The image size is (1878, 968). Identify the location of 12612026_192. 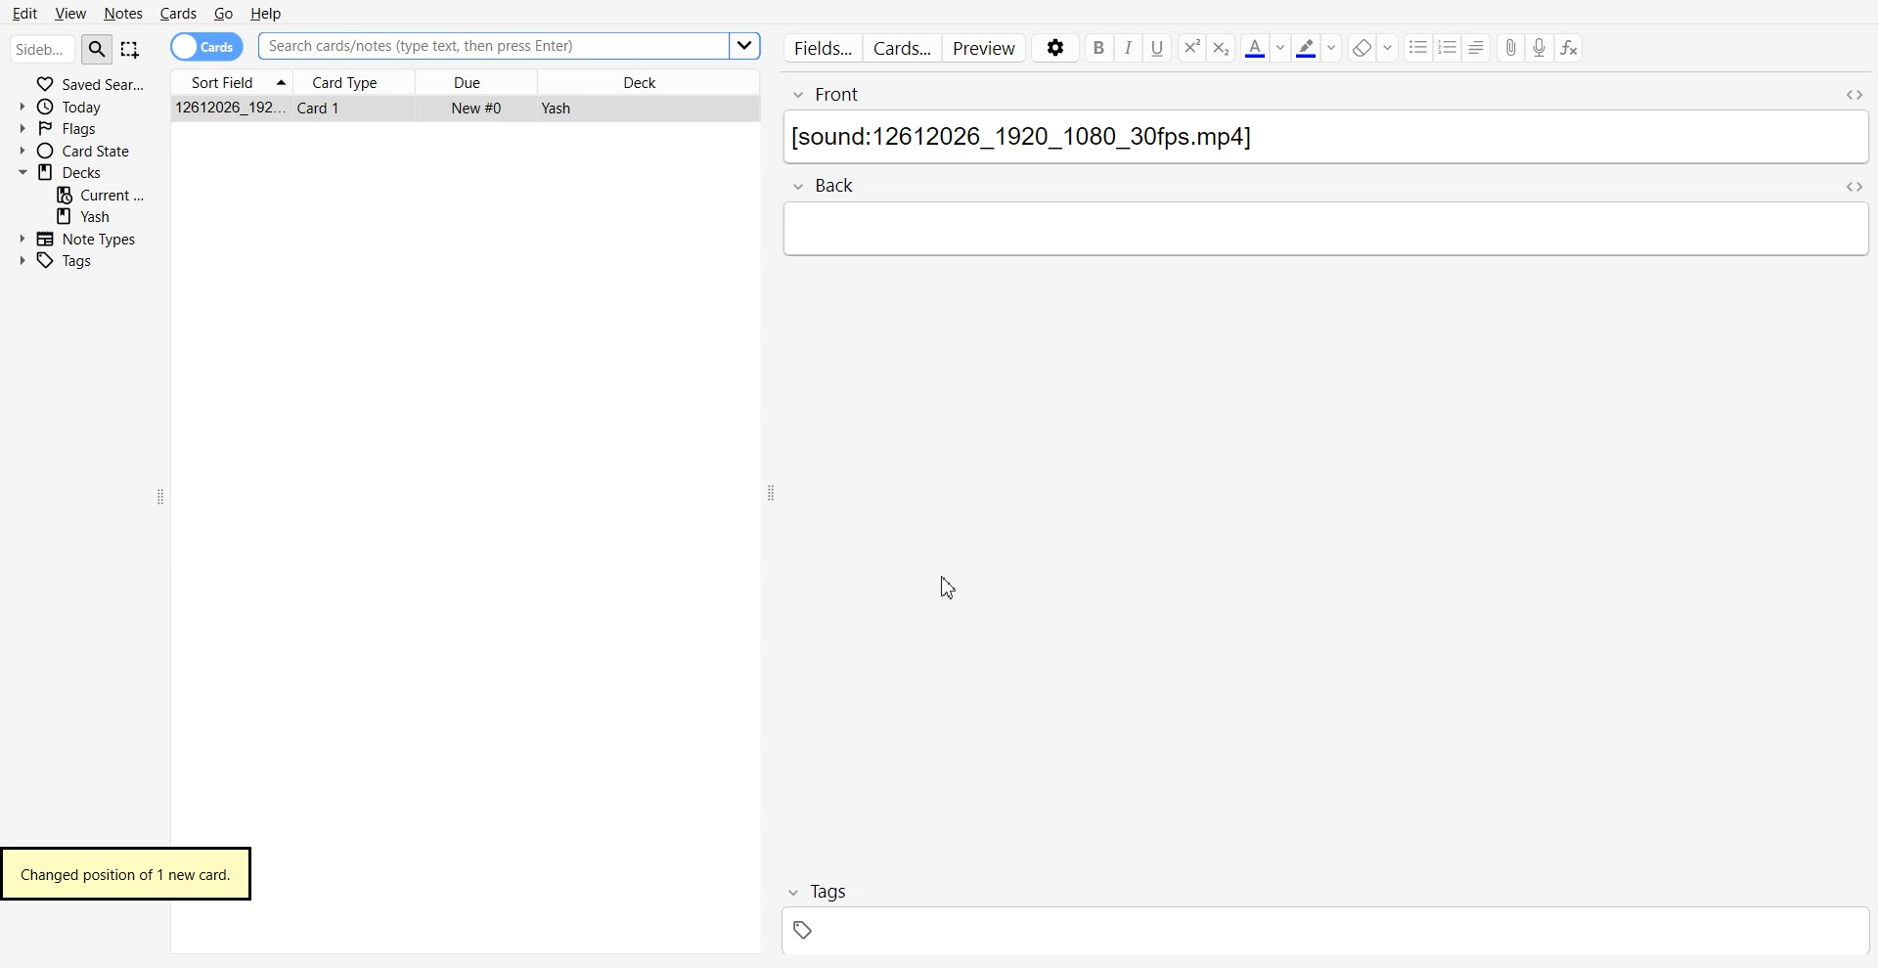
(230, 109).